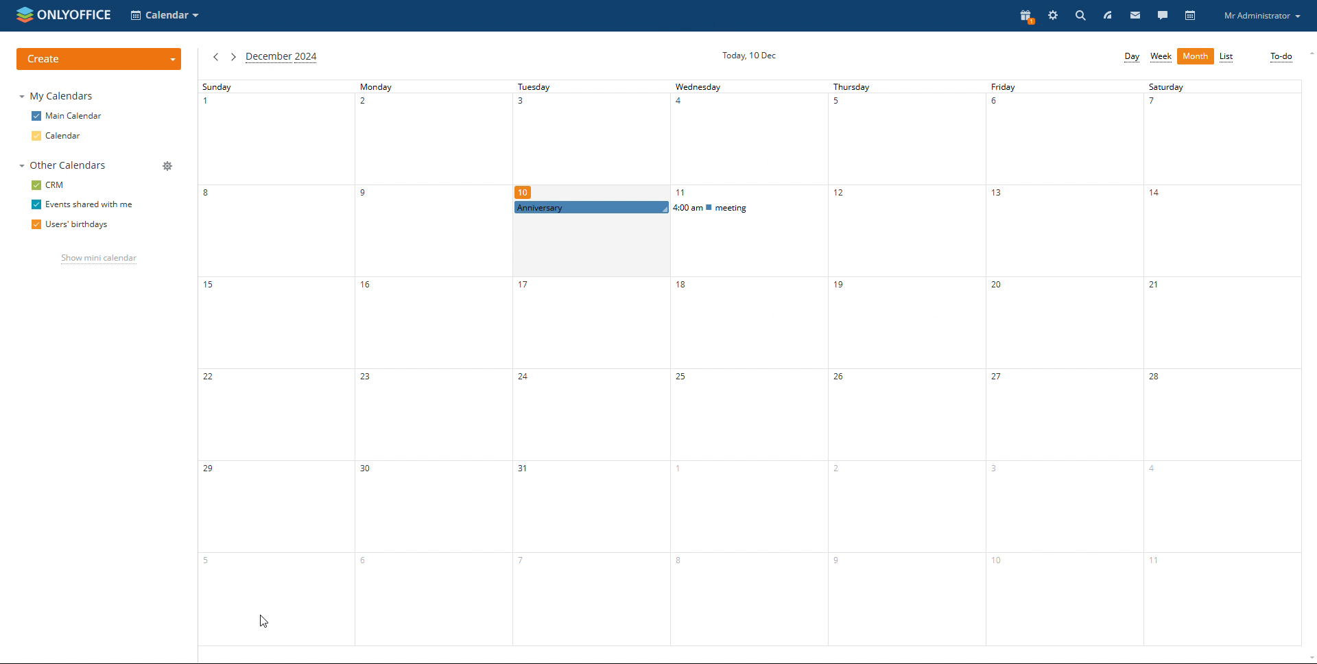 Image resolution: width=1317 pixels, height=664 pixels. What do you see at coordinates (746, 442) in the screenshot?
I see `wednesday` at bounding box center [746, 442].